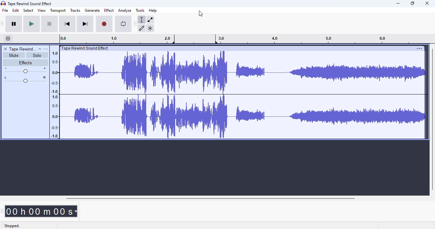 This screenshot has height=229, width=435. I want to click on solo, so click(38, 55).